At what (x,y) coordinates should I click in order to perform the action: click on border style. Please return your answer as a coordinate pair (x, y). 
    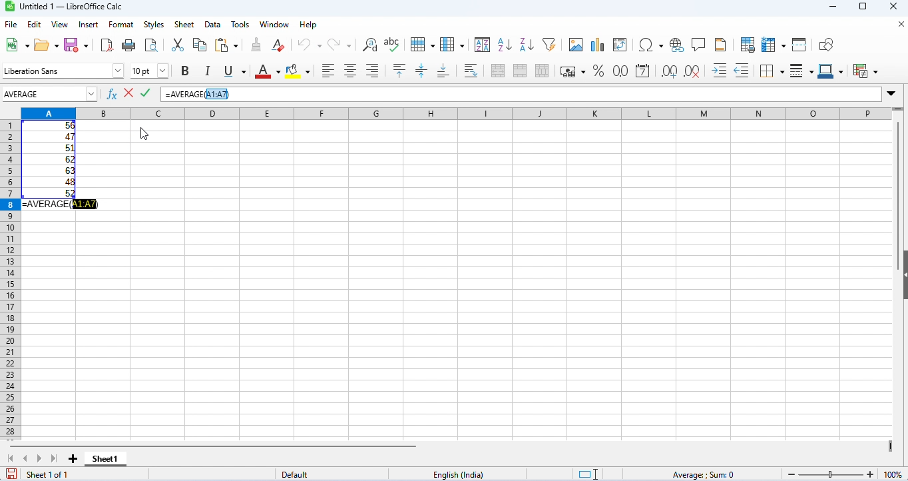
    Looking at the image, I should click on (801, 71).